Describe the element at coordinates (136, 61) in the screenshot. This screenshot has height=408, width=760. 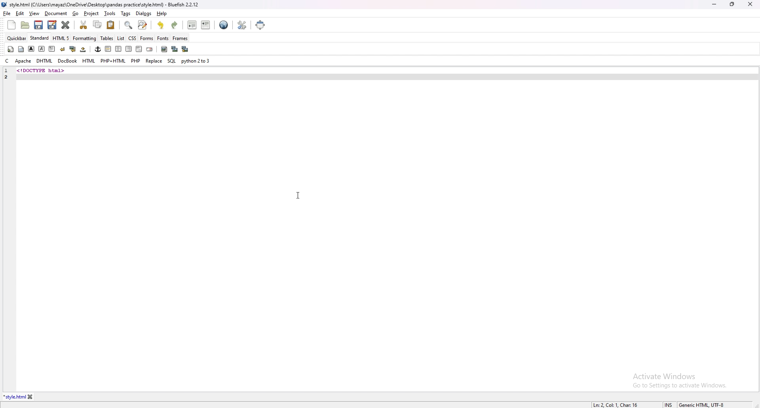
I see `php` at that location.